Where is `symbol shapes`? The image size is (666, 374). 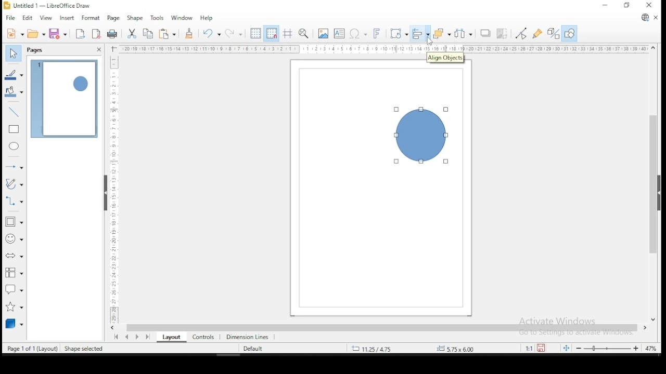 symbol shapes is located at coordinates (14, 238).